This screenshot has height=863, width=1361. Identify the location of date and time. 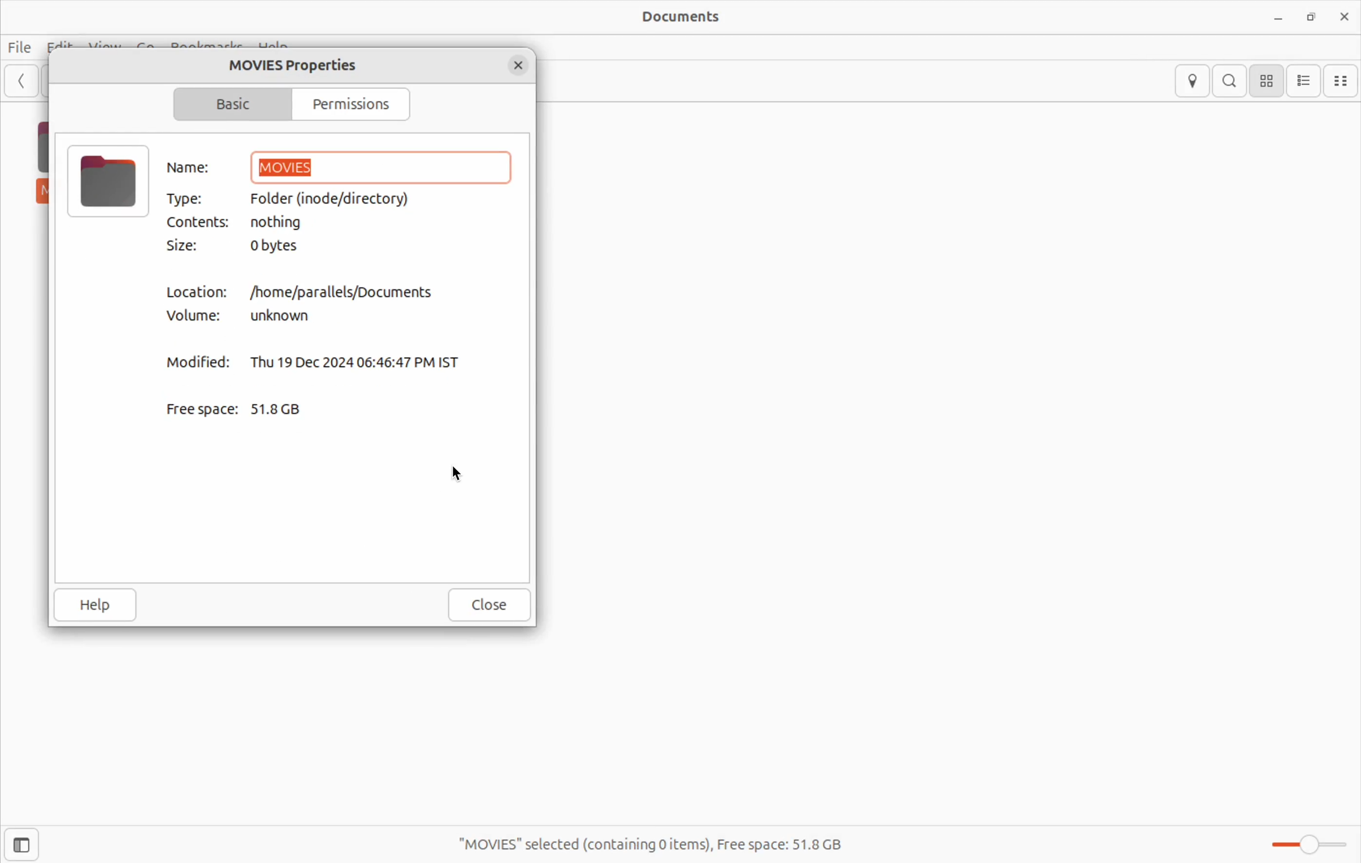
(362, 360).